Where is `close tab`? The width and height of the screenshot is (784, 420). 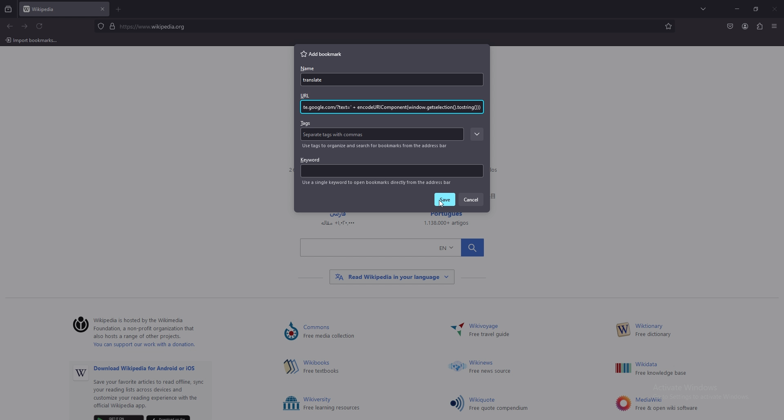
close tab is located at coordinates (102, 9).